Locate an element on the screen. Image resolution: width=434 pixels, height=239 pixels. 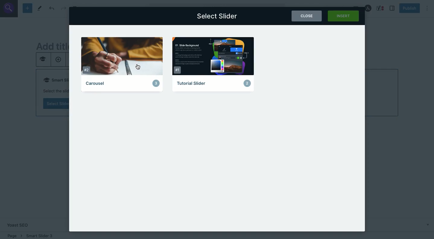
Carousel is located at coordinates (124, 65).